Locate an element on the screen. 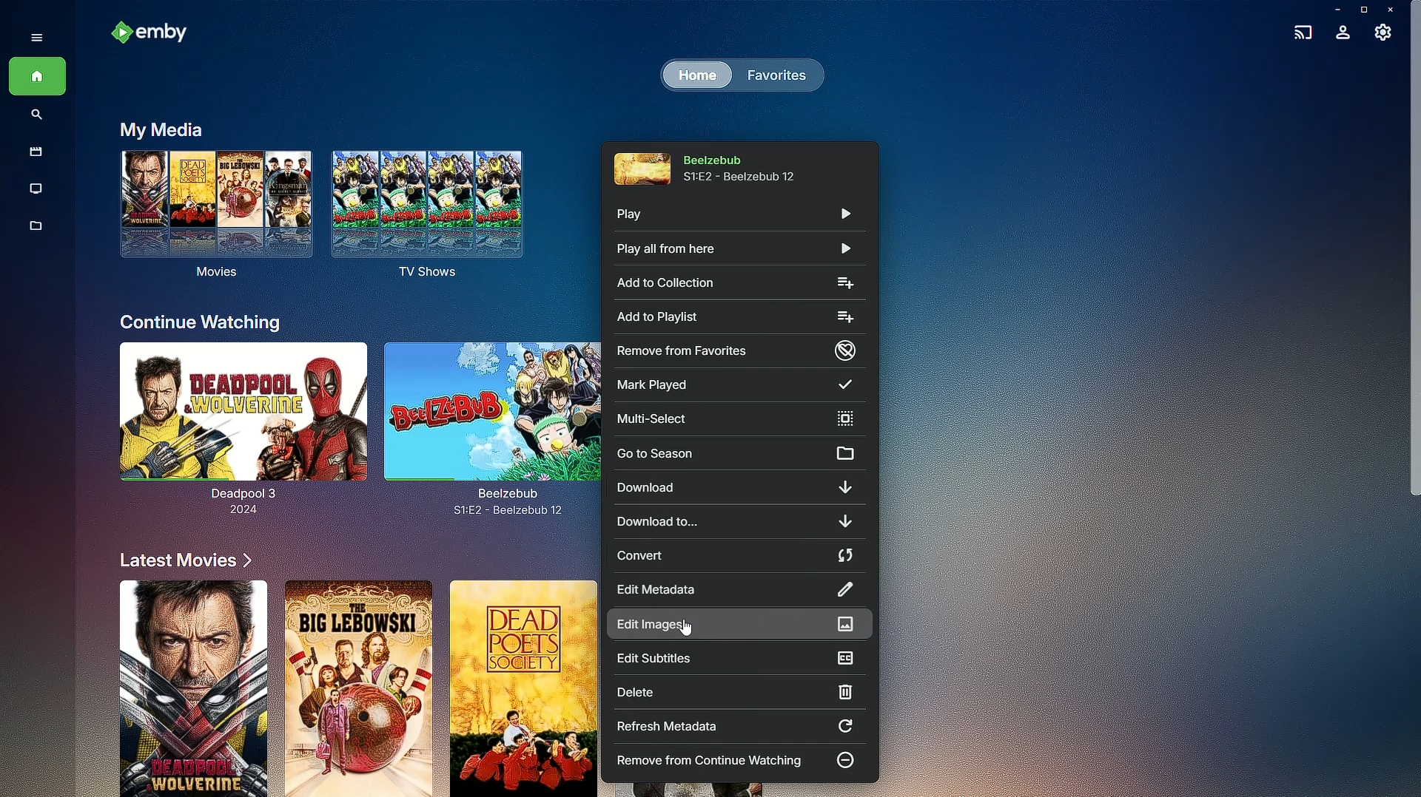 This screenshot has width=1421, height=797. Deadpool 3 is located at coordinates (235, 433).